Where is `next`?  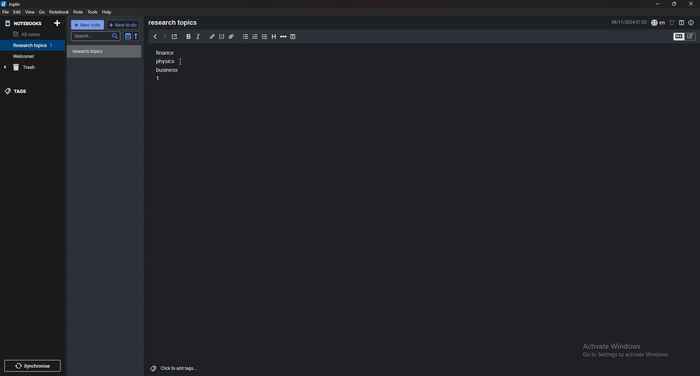 next is located at coordinates (164, 37).